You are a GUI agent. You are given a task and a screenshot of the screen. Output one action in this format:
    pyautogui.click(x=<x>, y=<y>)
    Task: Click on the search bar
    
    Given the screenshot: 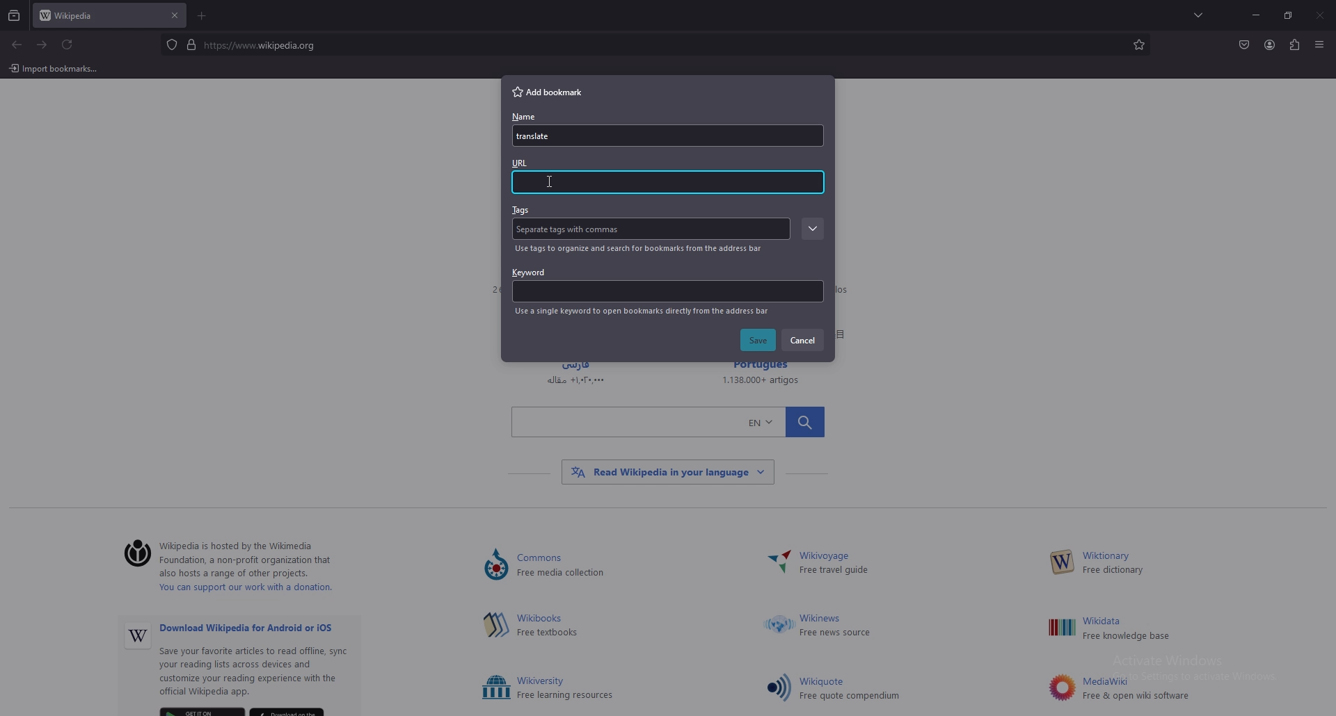 What is the action you would take?
    pyautogui.click(x=648, y=44)
    